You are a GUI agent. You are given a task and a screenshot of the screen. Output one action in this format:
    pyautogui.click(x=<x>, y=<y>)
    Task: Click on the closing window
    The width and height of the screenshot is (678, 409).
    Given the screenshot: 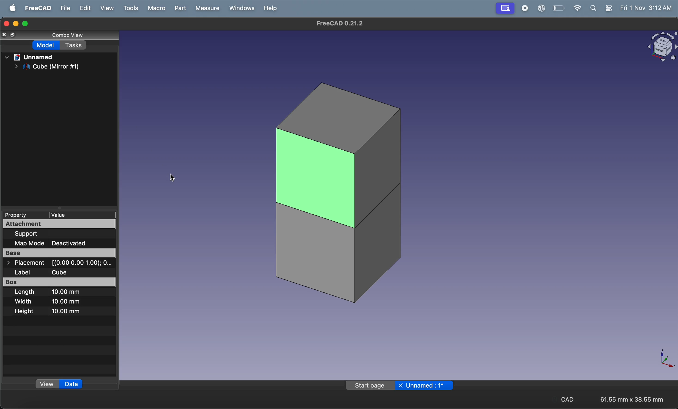 What is the action you would take?
    pyautogui.click(x=5, y=24)
    